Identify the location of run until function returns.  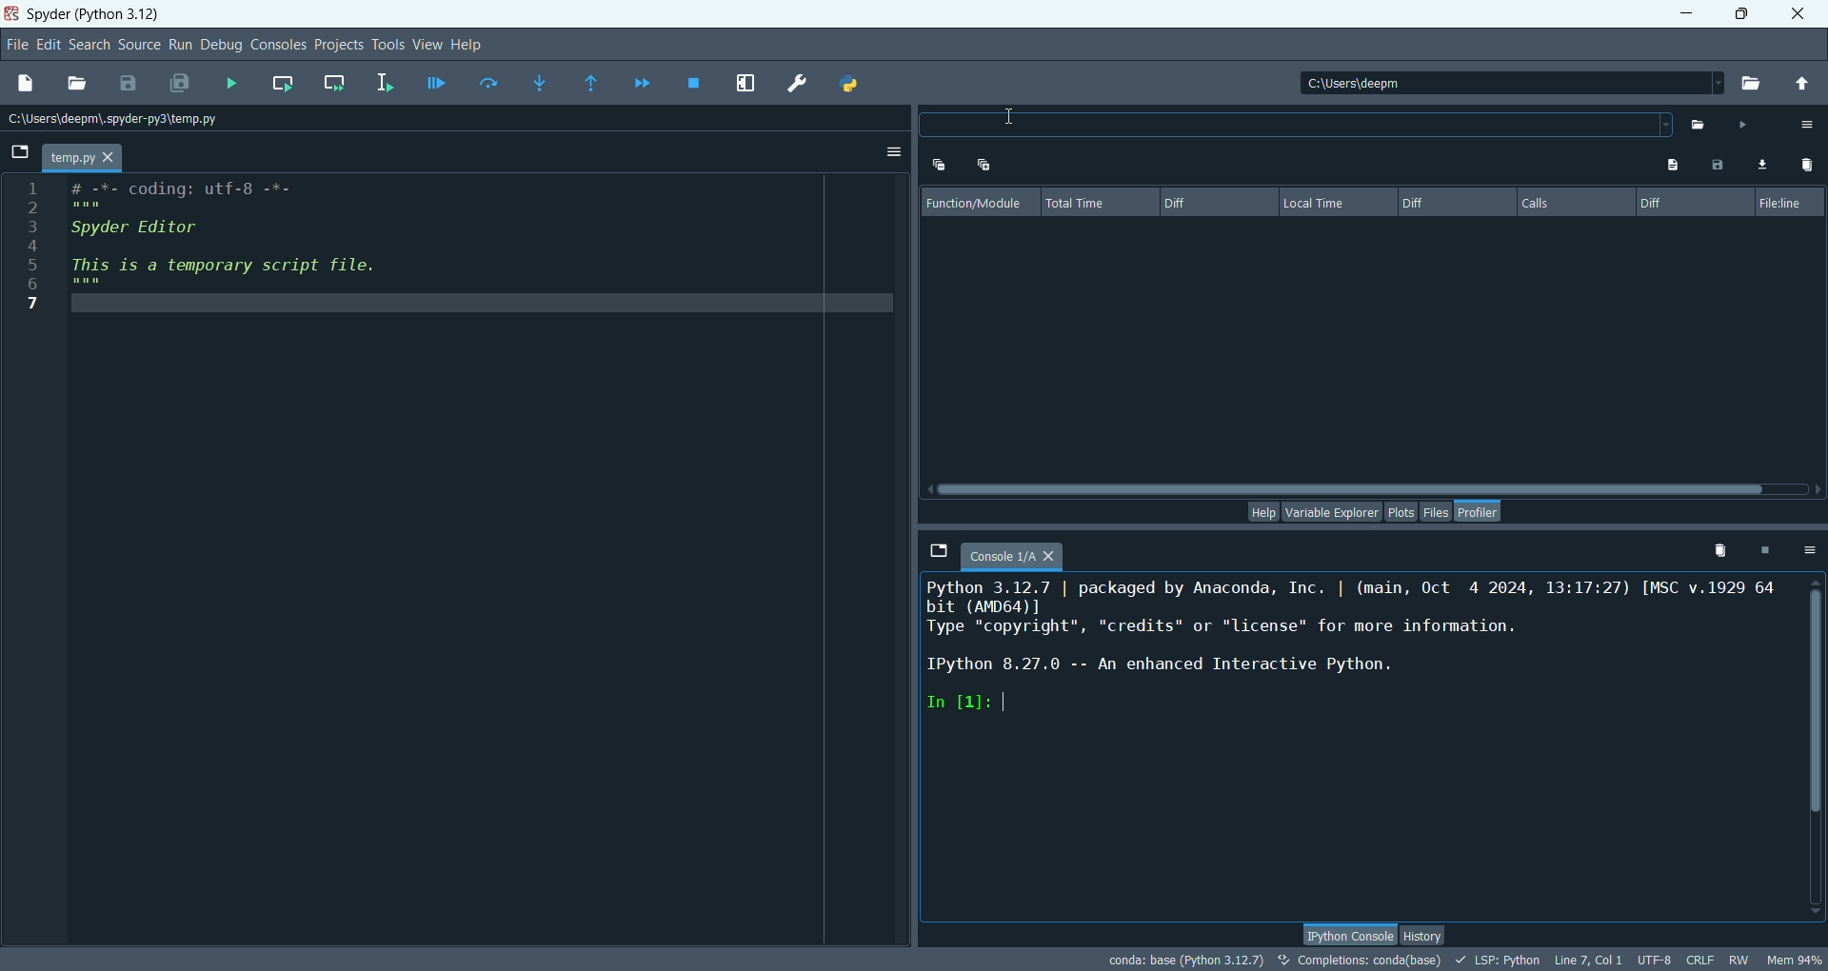
(592, 84).